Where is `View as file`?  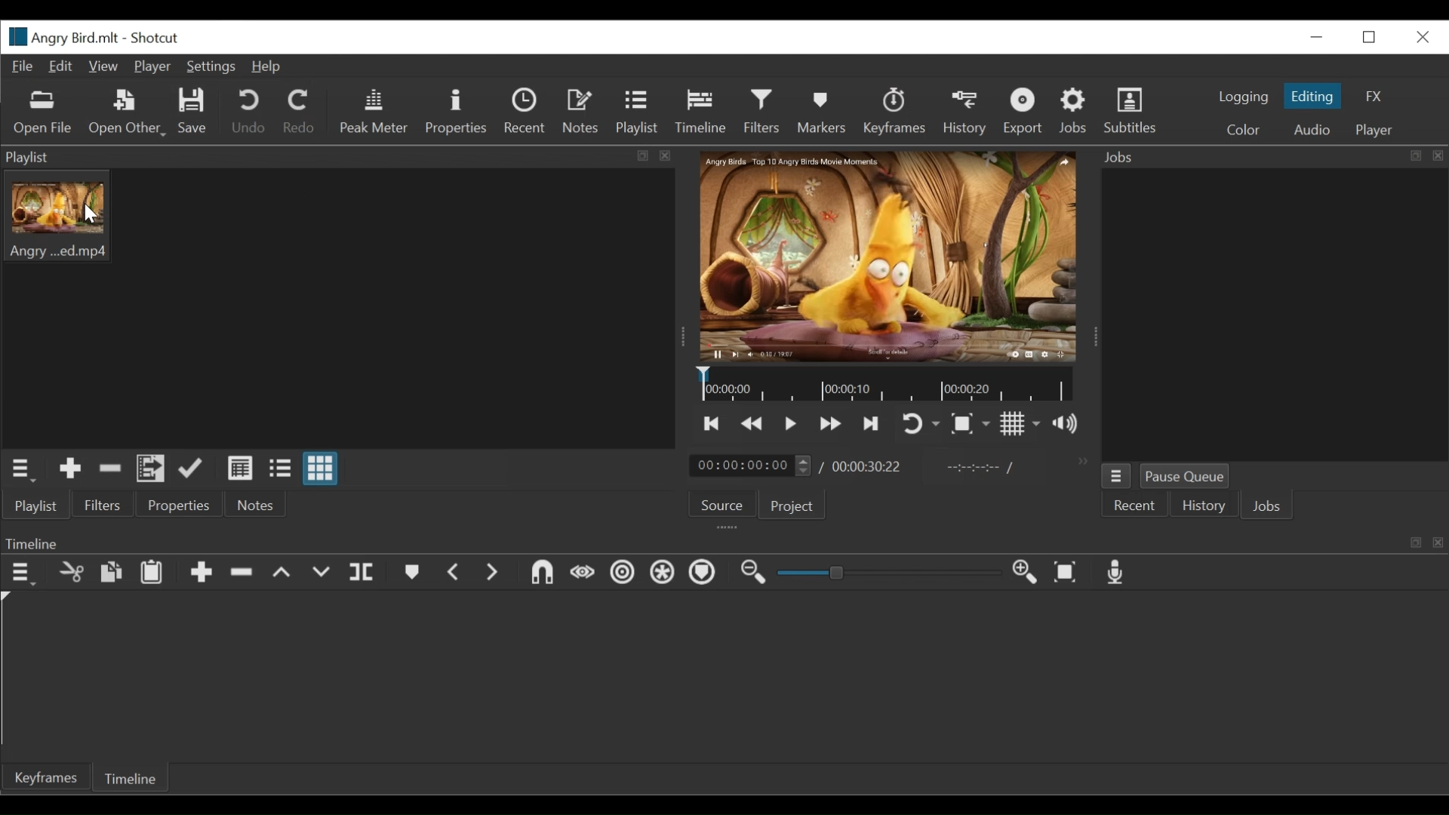 View as file is located at coordinates (279, 469).